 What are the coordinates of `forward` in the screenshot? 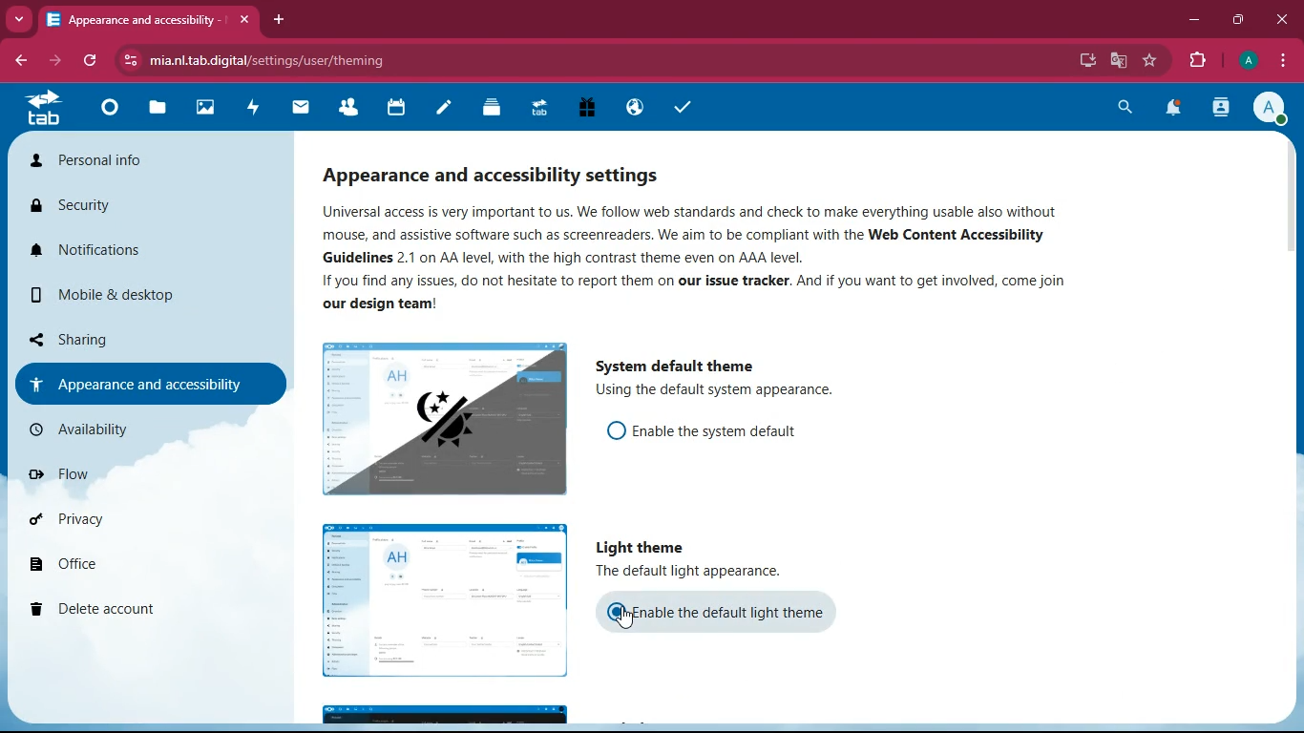 It's located at (58, 61).